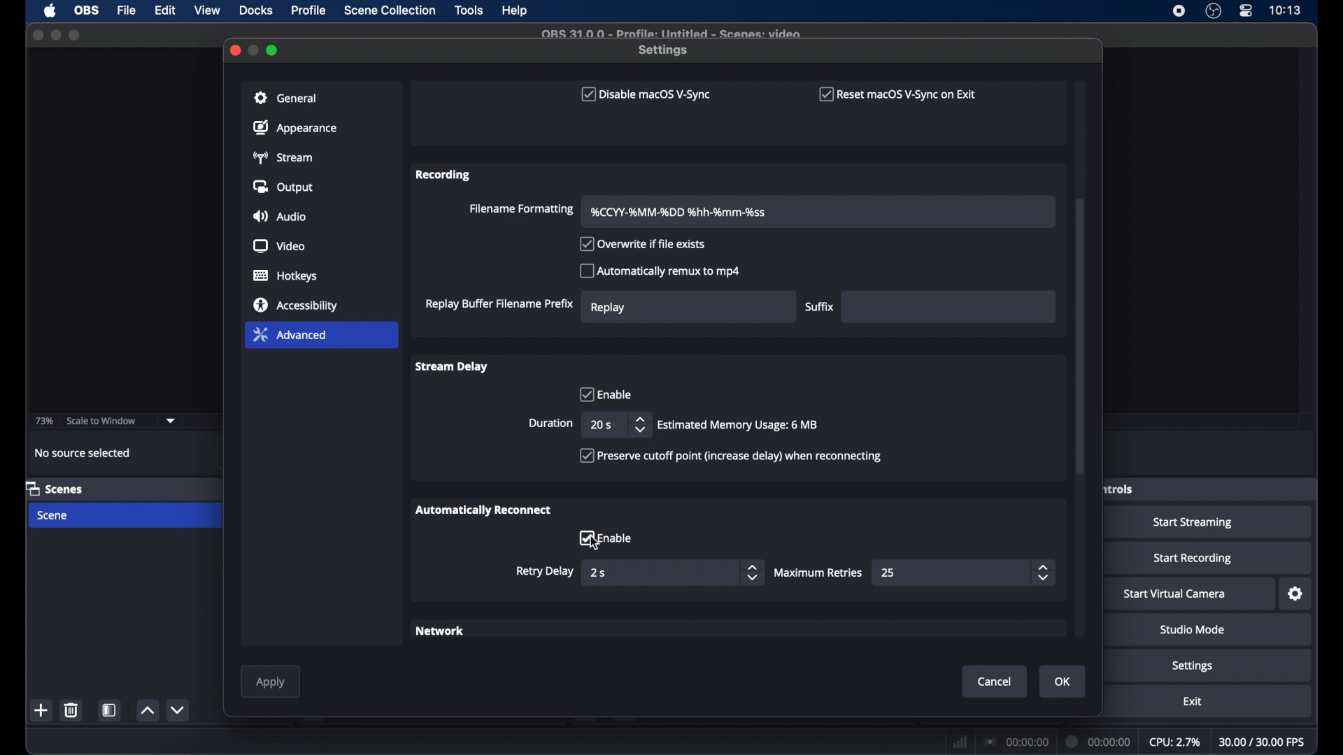 The image size is (1343, 755). What do you see at coordinates (286, 98) in the screenshot?
I see `general` at bounding box center [286, 98].